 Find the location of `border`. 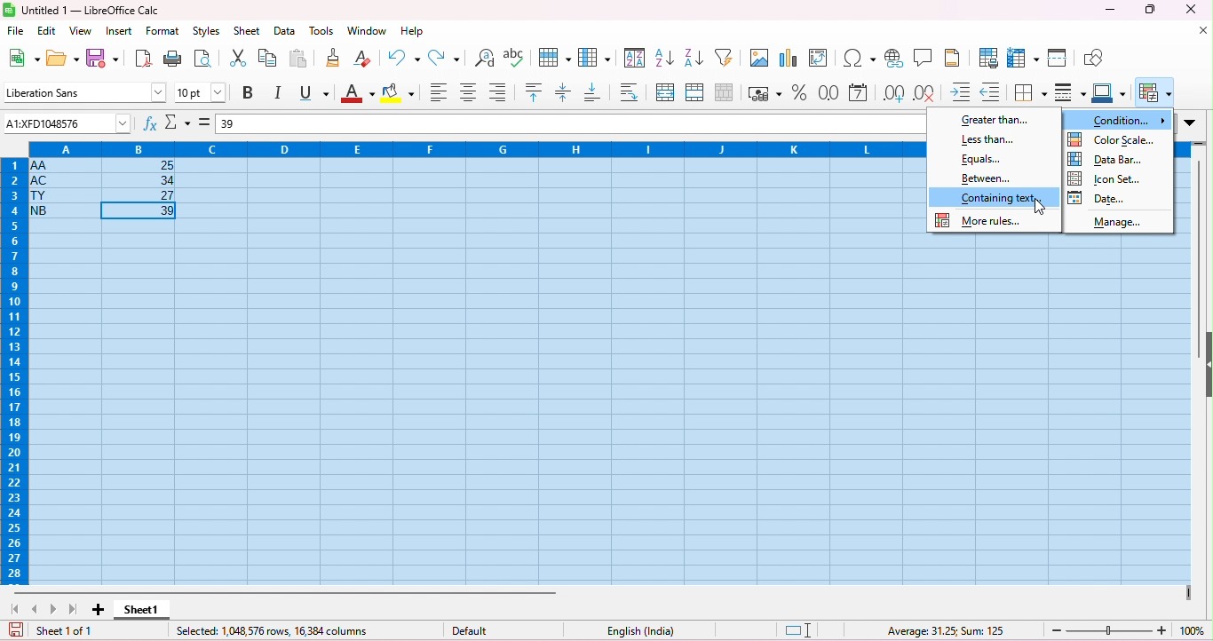

border is located at coordinates (1030, 93).